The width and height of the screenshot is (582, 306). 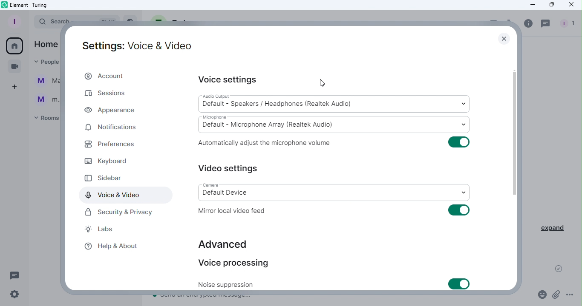 I want to click on Room info, so click(x=527, y=24).